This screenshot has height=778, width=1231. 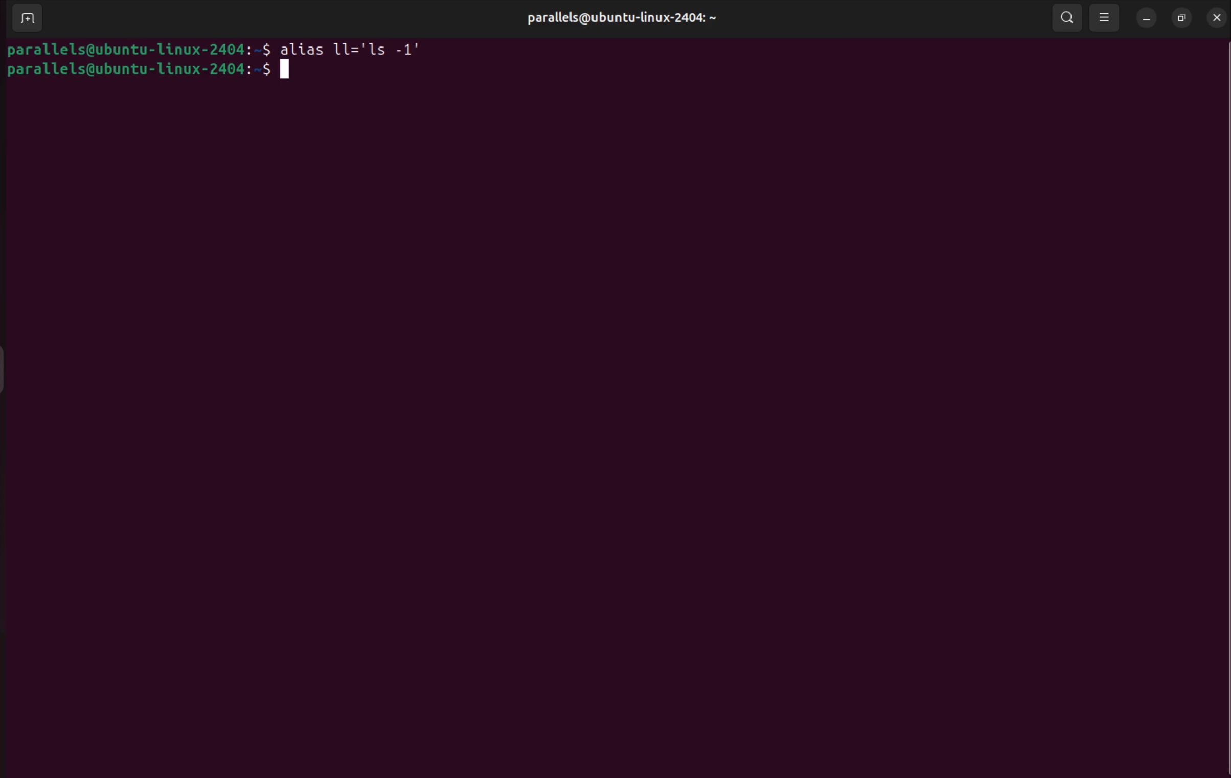 I want to click on minimize, so click(x=1147, y=19).